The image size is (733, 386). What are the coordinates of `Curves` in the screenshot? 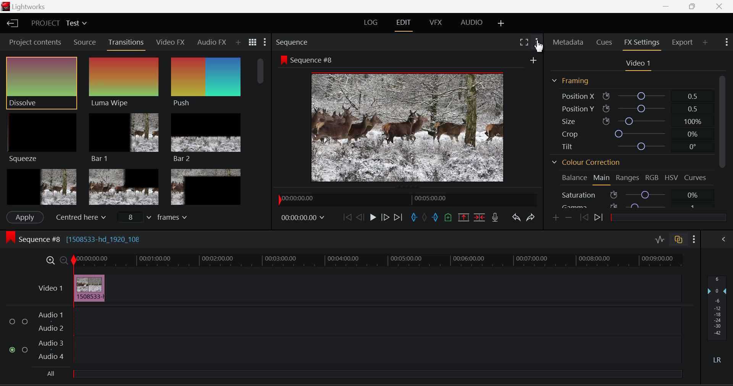 It's located at (696, 177).